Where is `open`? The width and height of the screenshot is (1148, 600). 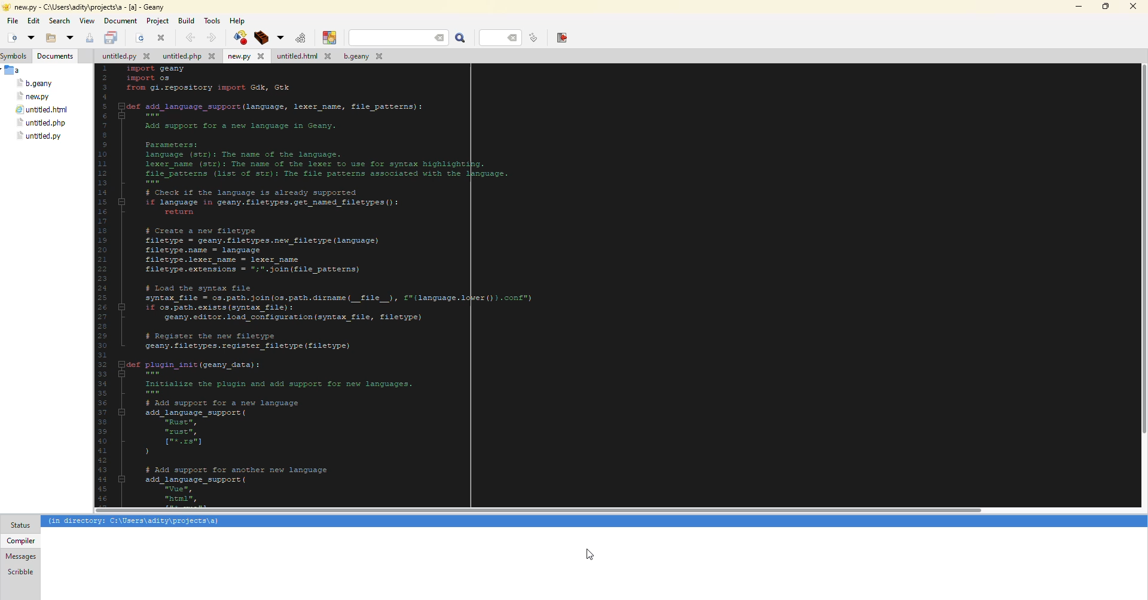 open is located at coordinates (50, 39).